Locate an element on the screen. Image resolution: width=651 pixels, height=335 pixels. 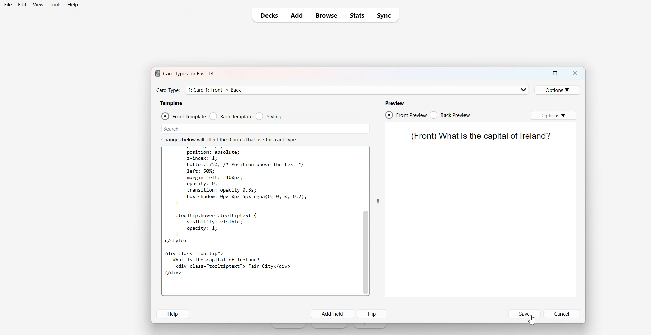
Software logo is located at coordinates (157, 74).